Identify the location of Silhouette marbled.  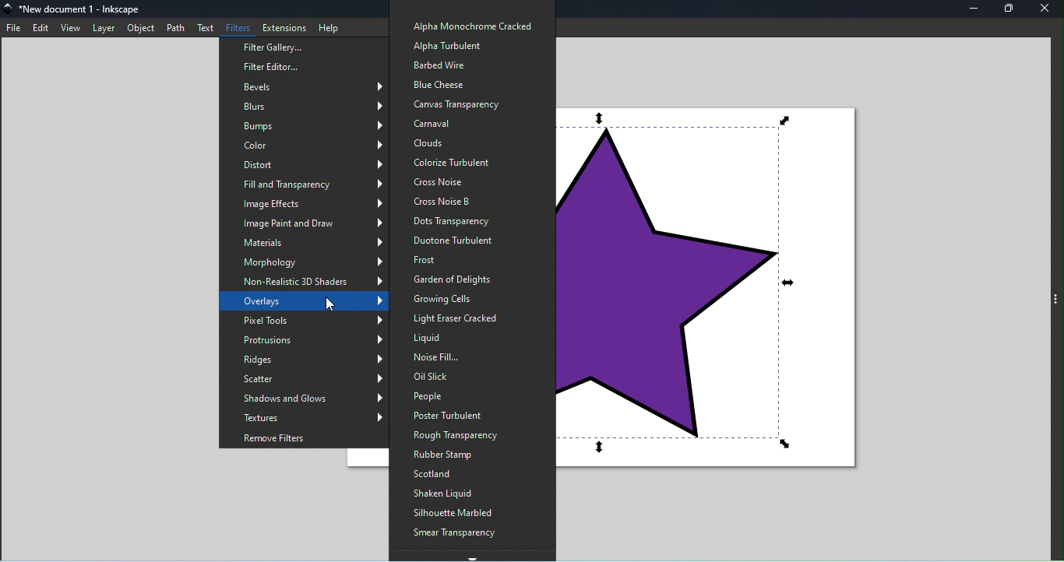
(460, 513).